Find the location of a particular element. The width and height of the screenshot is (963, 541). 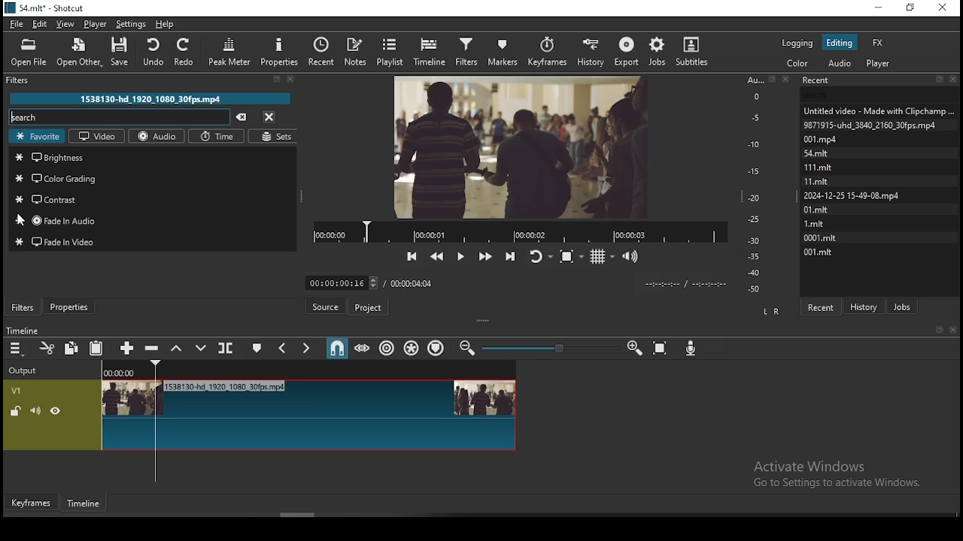

zoom timeline to fit is located at coordinates (661, 349).